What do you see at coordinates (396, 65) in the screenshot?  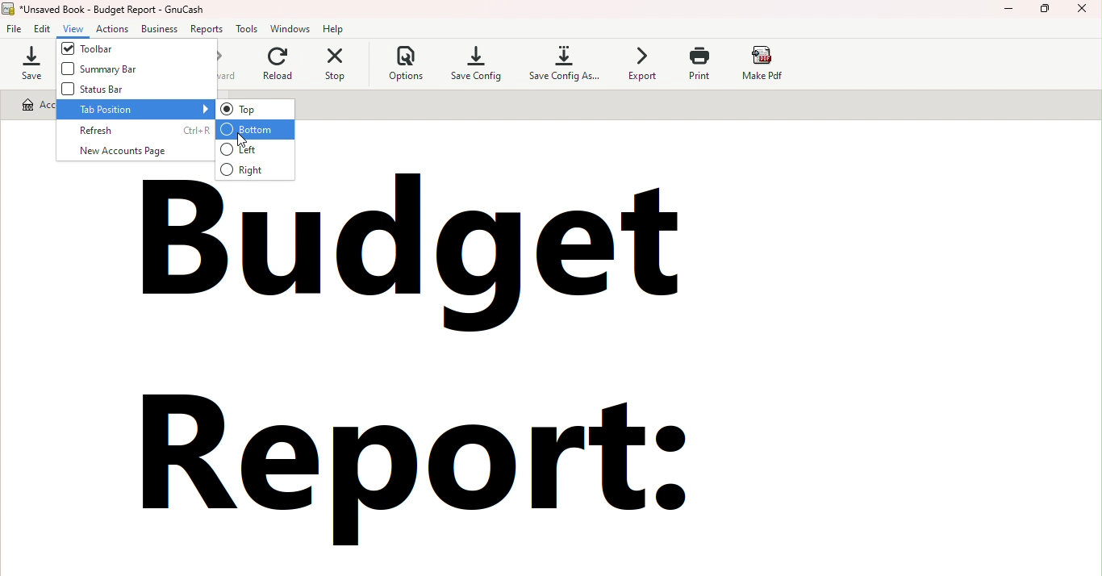 I see `Options` at bounding box center [396, 65].